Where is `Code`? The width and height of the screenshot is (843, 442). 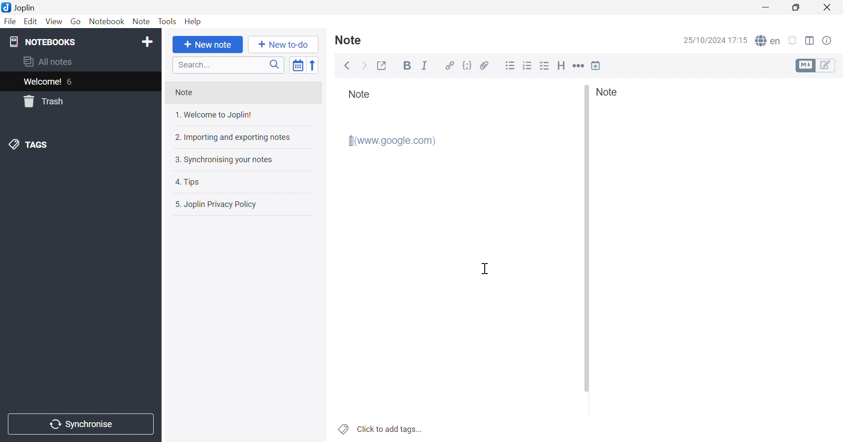 Code is located at coordinates (468, 65).